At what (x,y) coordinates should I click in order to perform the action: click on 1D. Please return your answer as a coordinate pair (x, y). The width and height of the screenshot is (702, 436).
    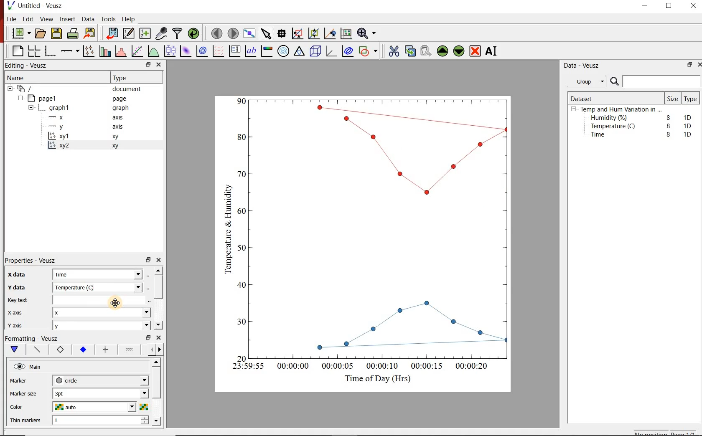
    Looking at the image, I should click on (689, 117).